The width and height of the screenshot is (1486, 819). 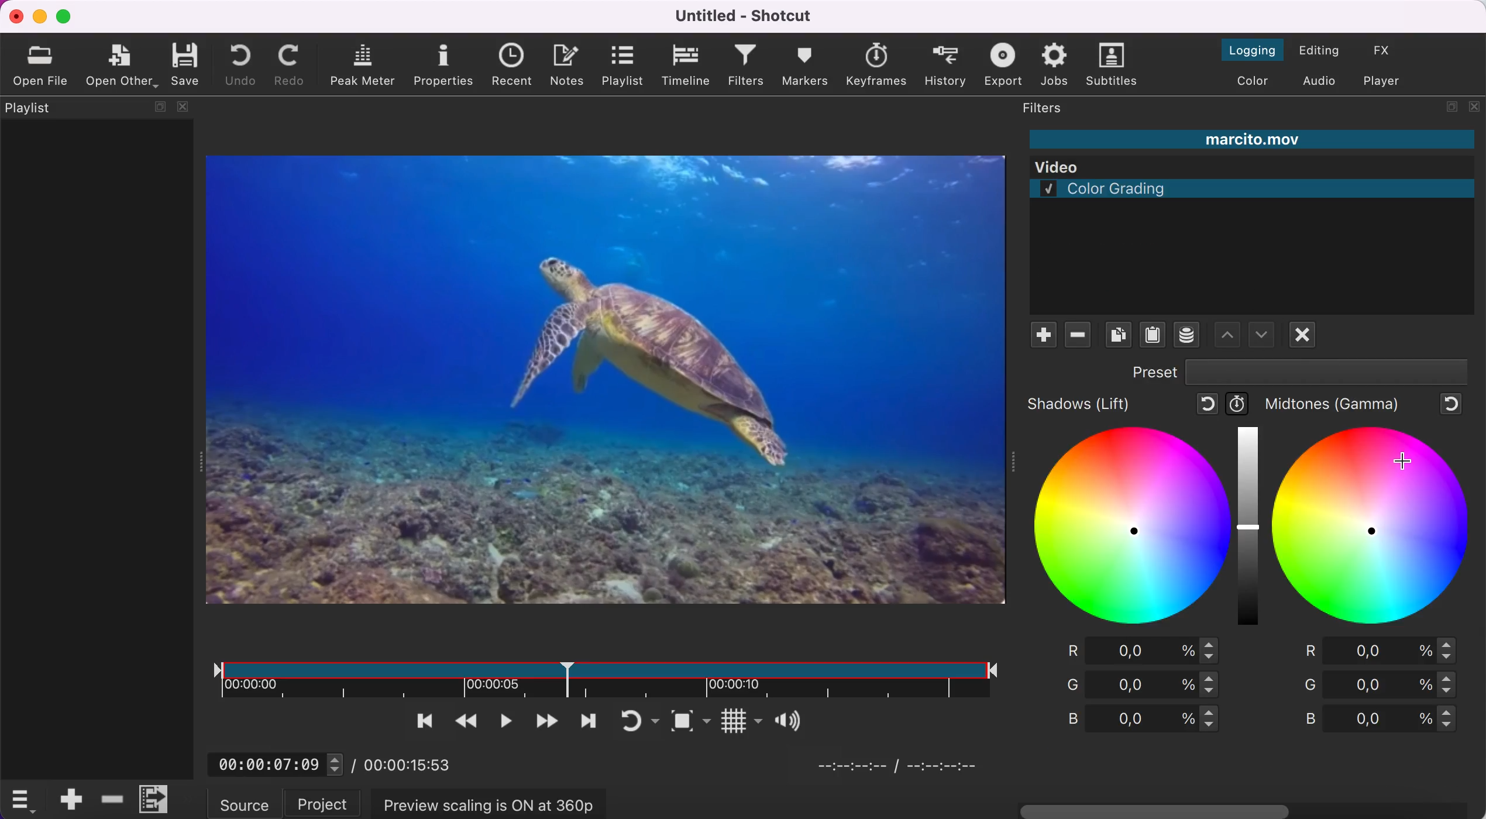 What do you see at coordinates (1058, 166) in the screenshot?
I see `Video` at bounding box center [1058, 166].